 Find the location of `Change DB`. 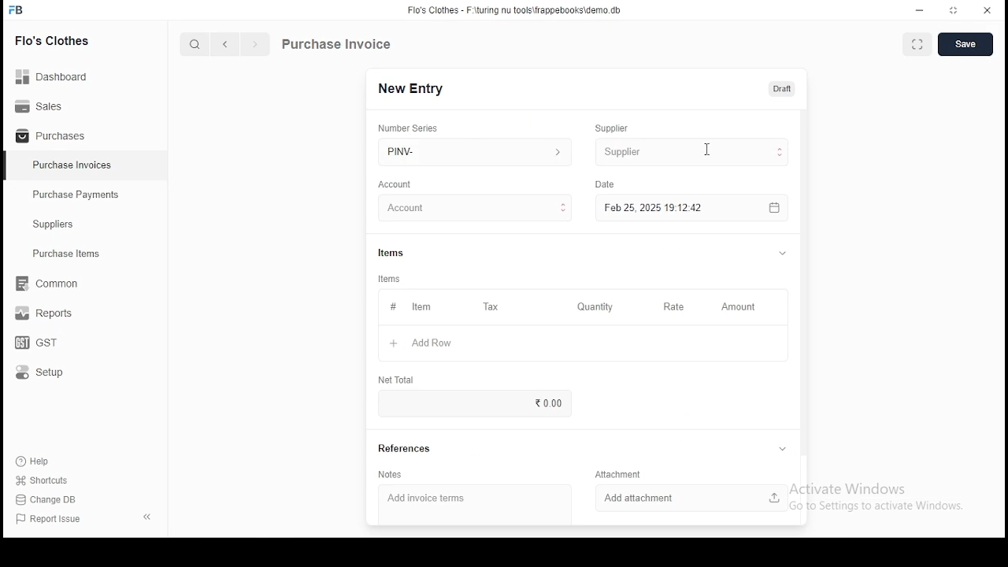

Change DB is located at coordinates (51, 500).